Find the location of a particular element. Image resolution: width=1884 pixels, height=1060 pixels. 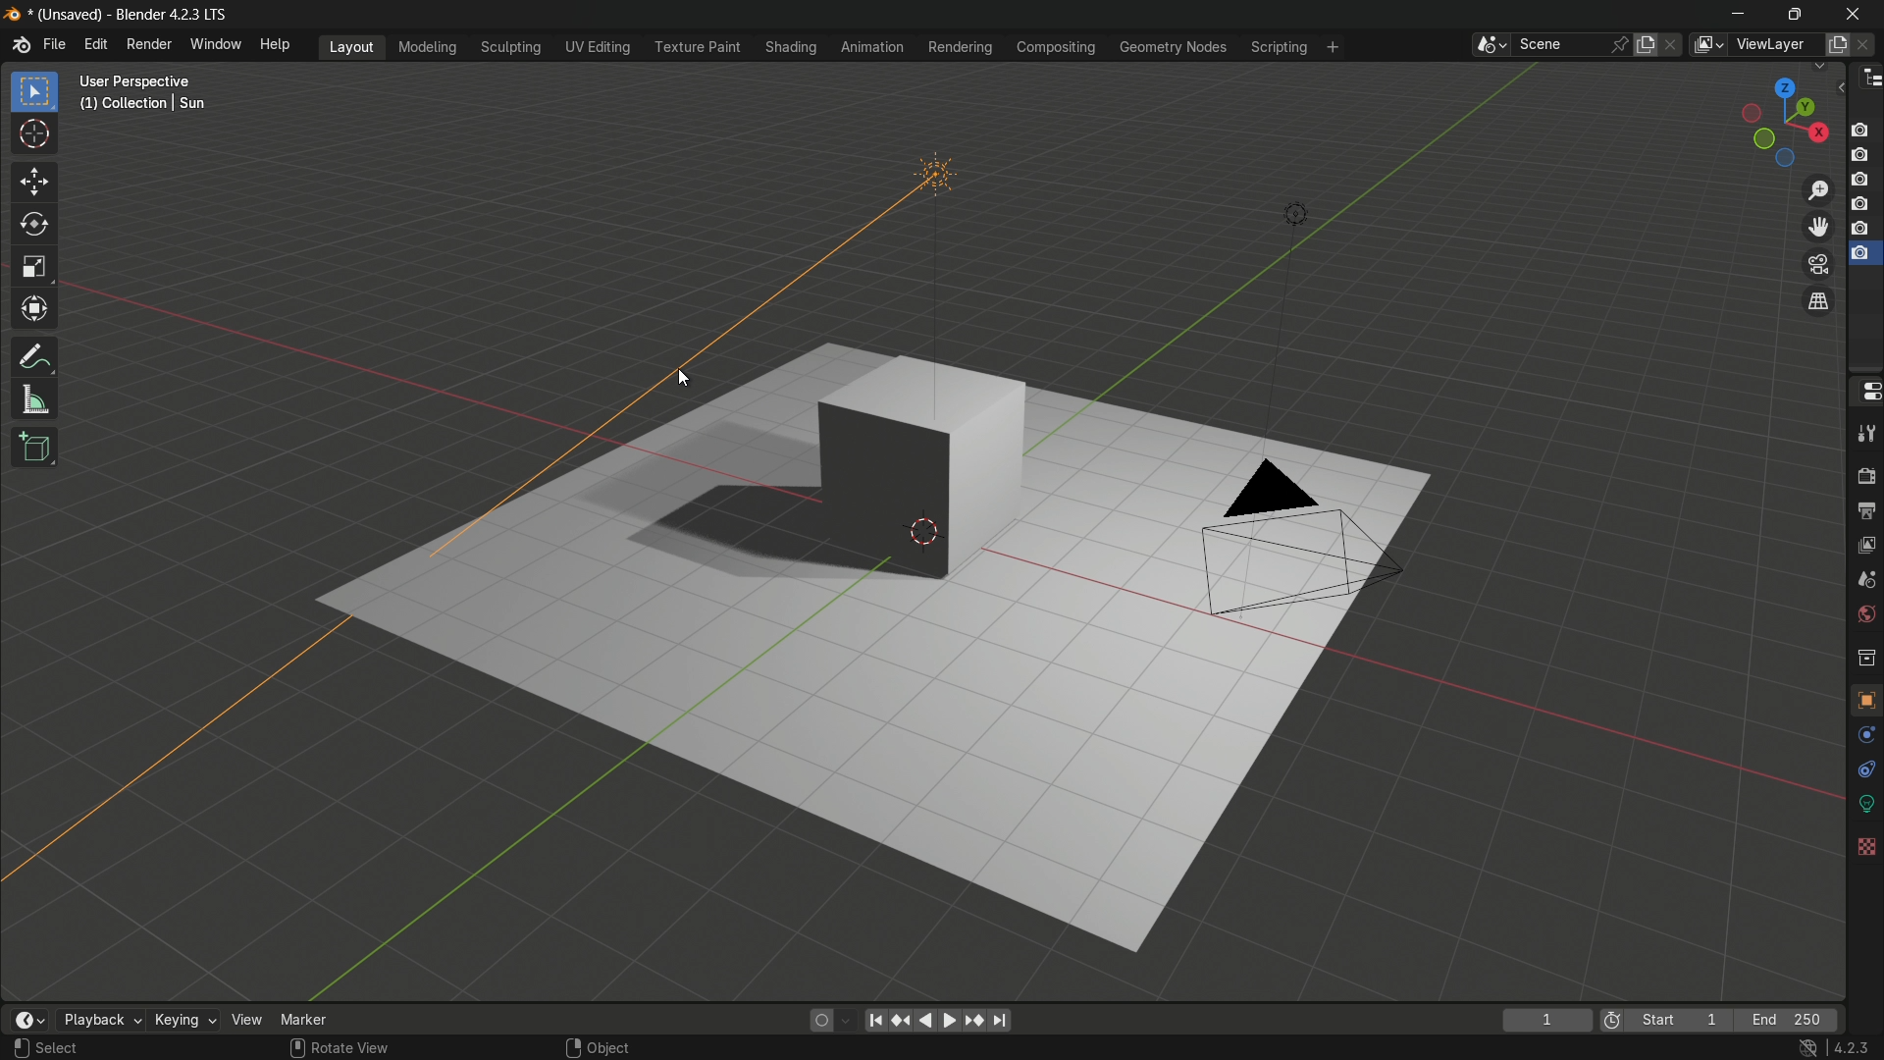

view layer is located at coordinates (1709, 45).